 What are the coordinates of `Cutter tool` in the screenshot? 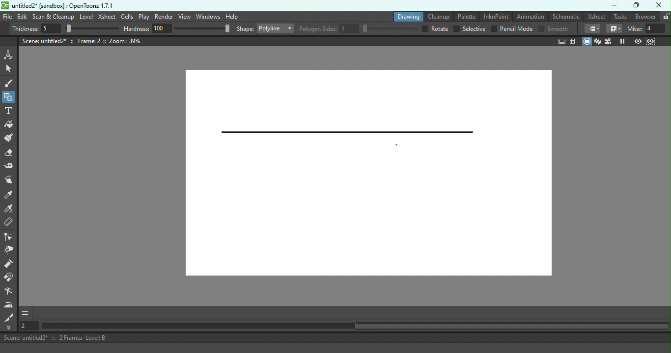 It's located at (10, 318).